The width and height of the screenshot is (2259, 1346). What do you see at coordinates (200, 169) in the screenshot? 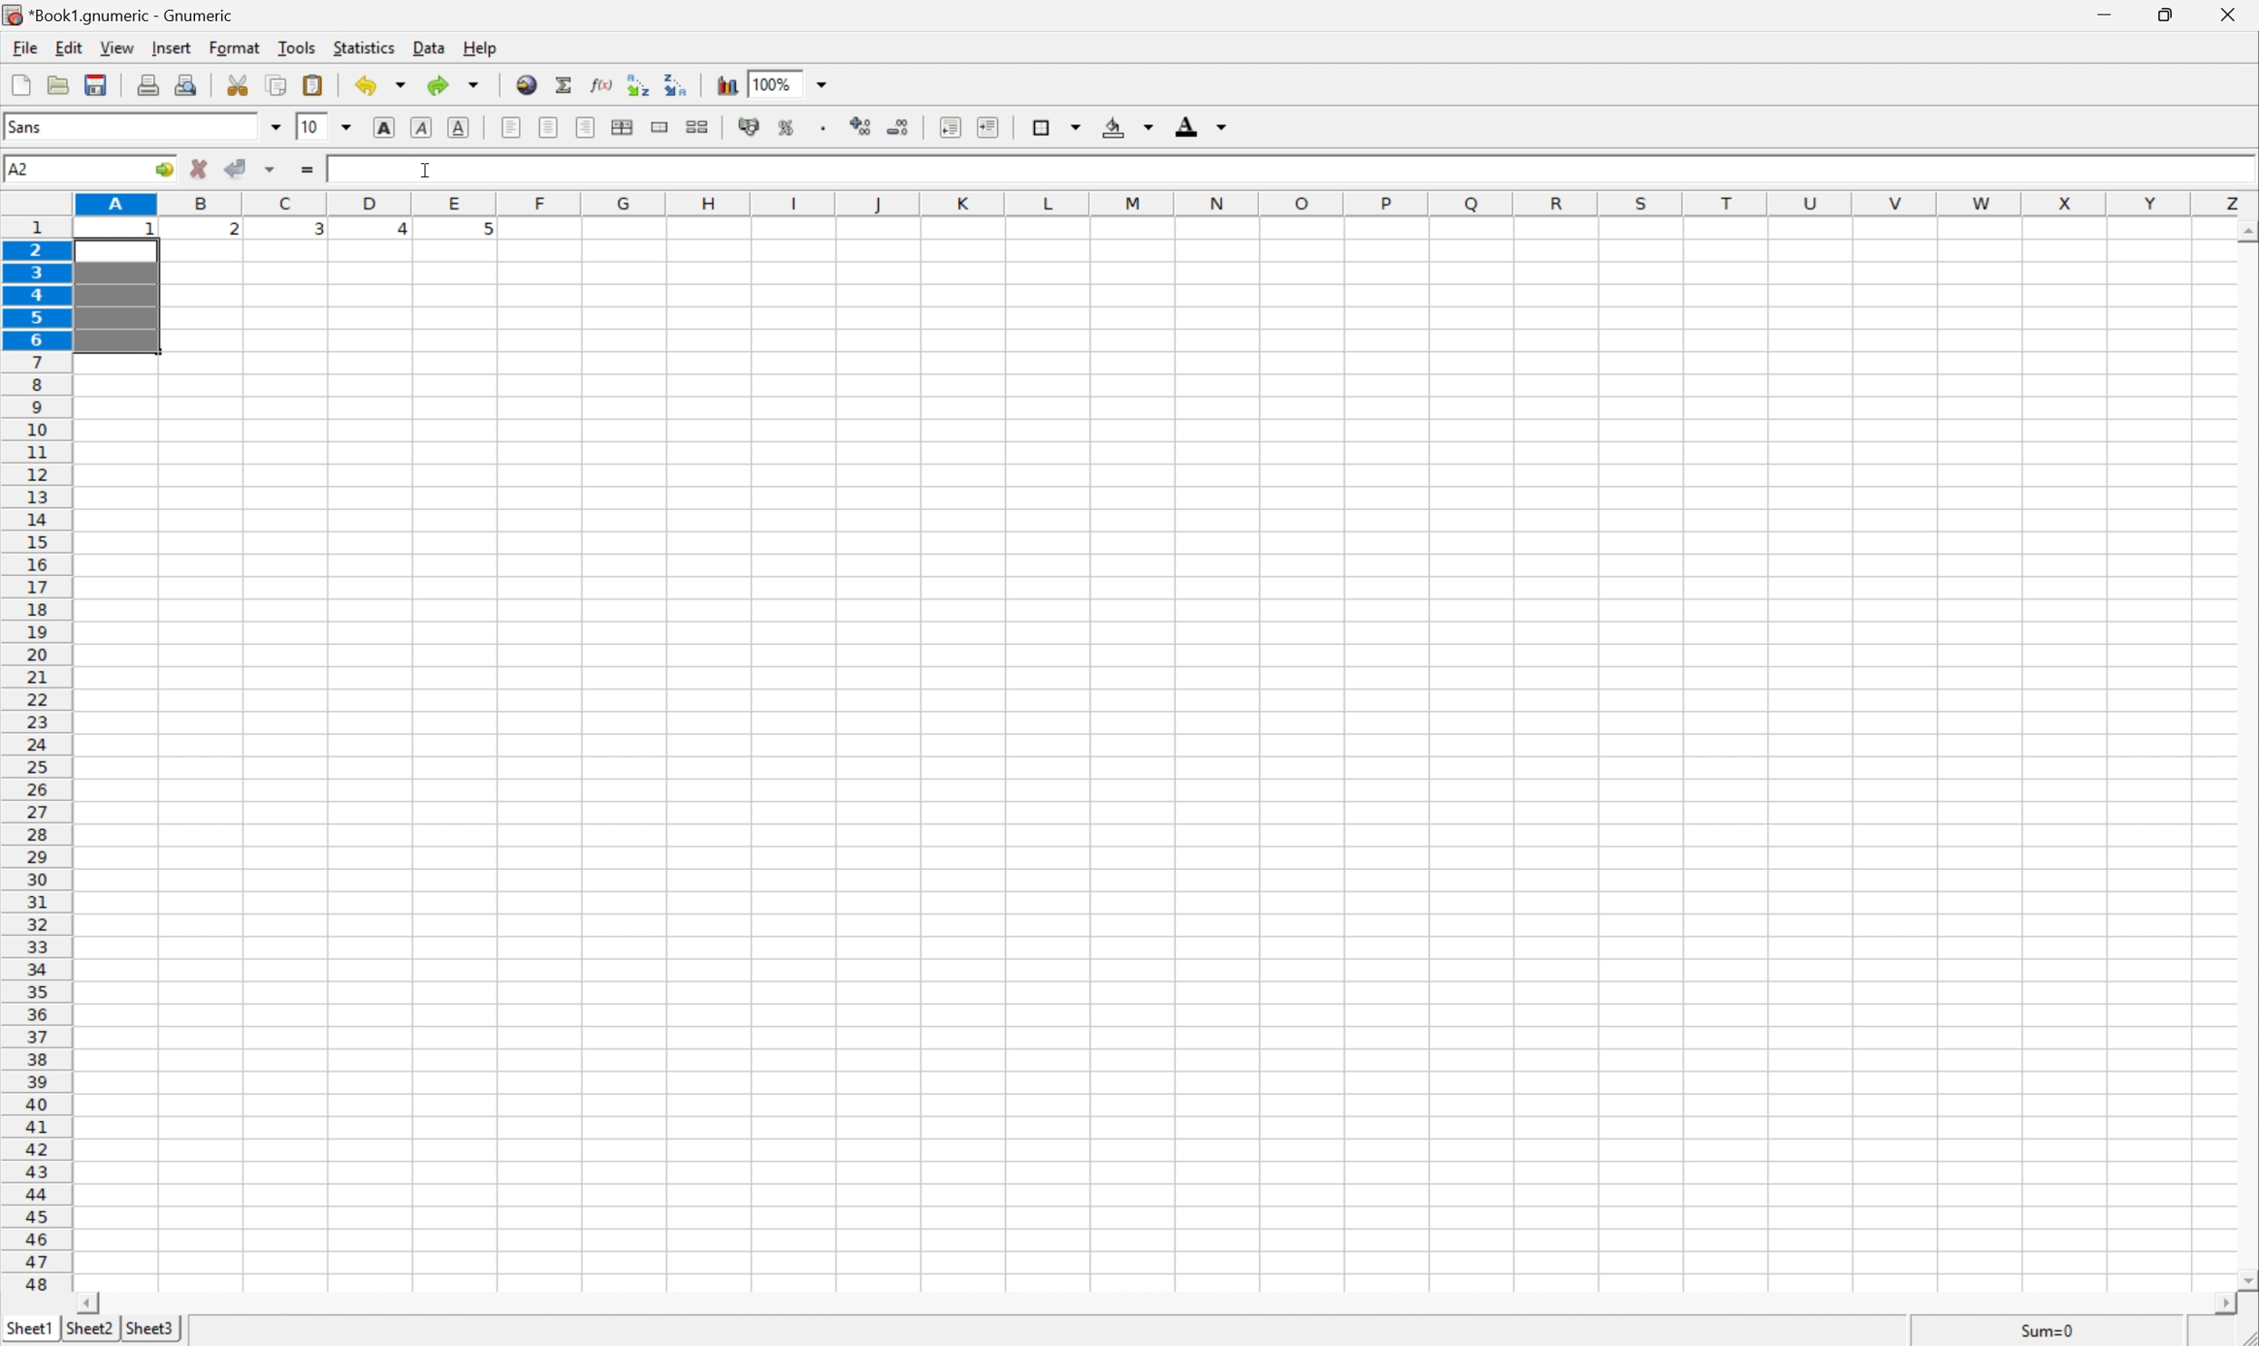
I see `cancel change` at bounding box center [200, 169].